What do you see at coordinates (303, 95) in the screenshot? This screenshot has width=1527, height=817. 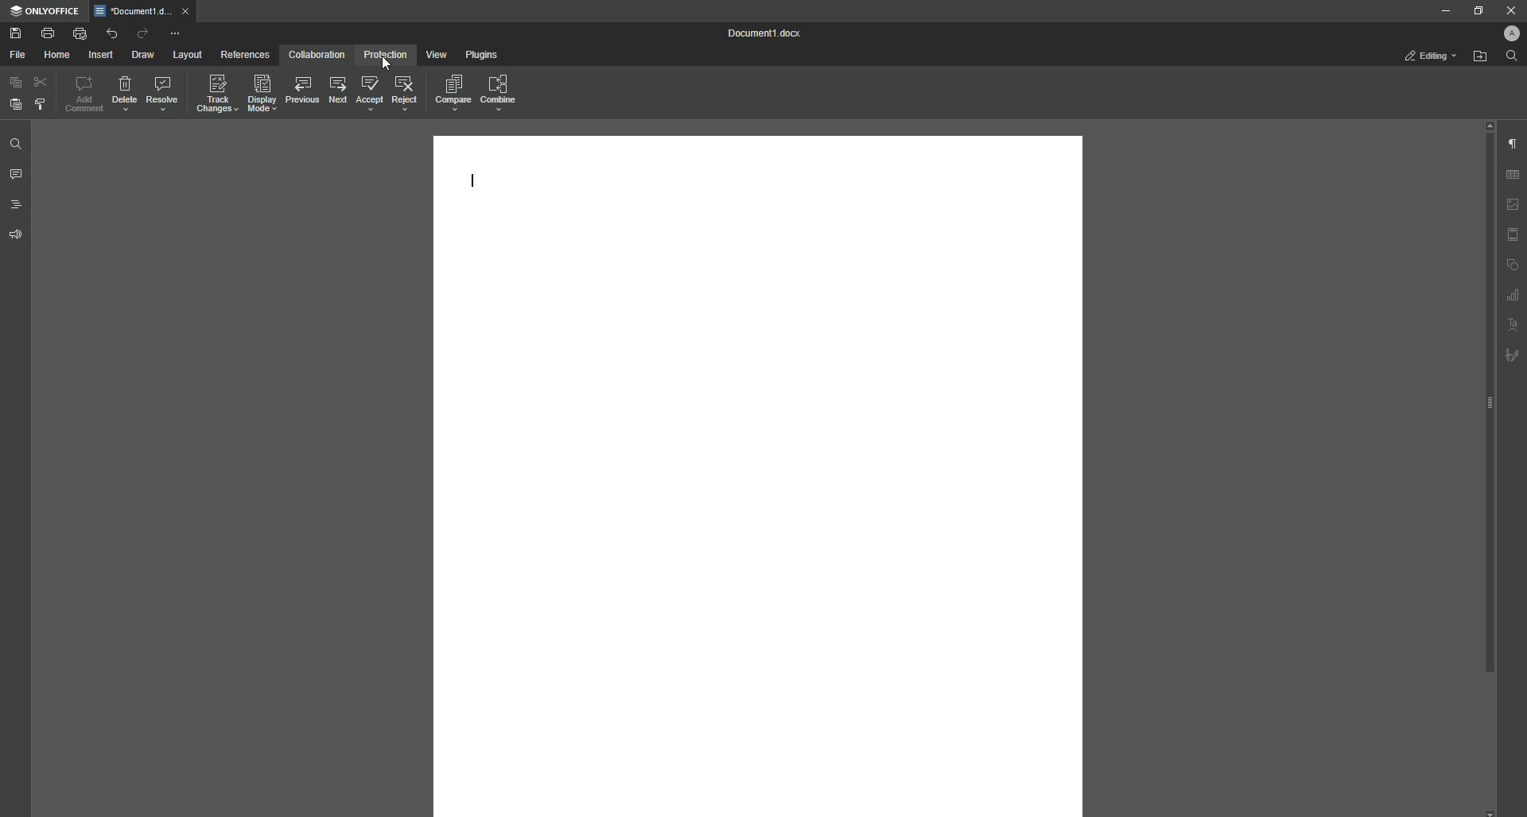 I see `Previous` at bounding box center [303, 95].